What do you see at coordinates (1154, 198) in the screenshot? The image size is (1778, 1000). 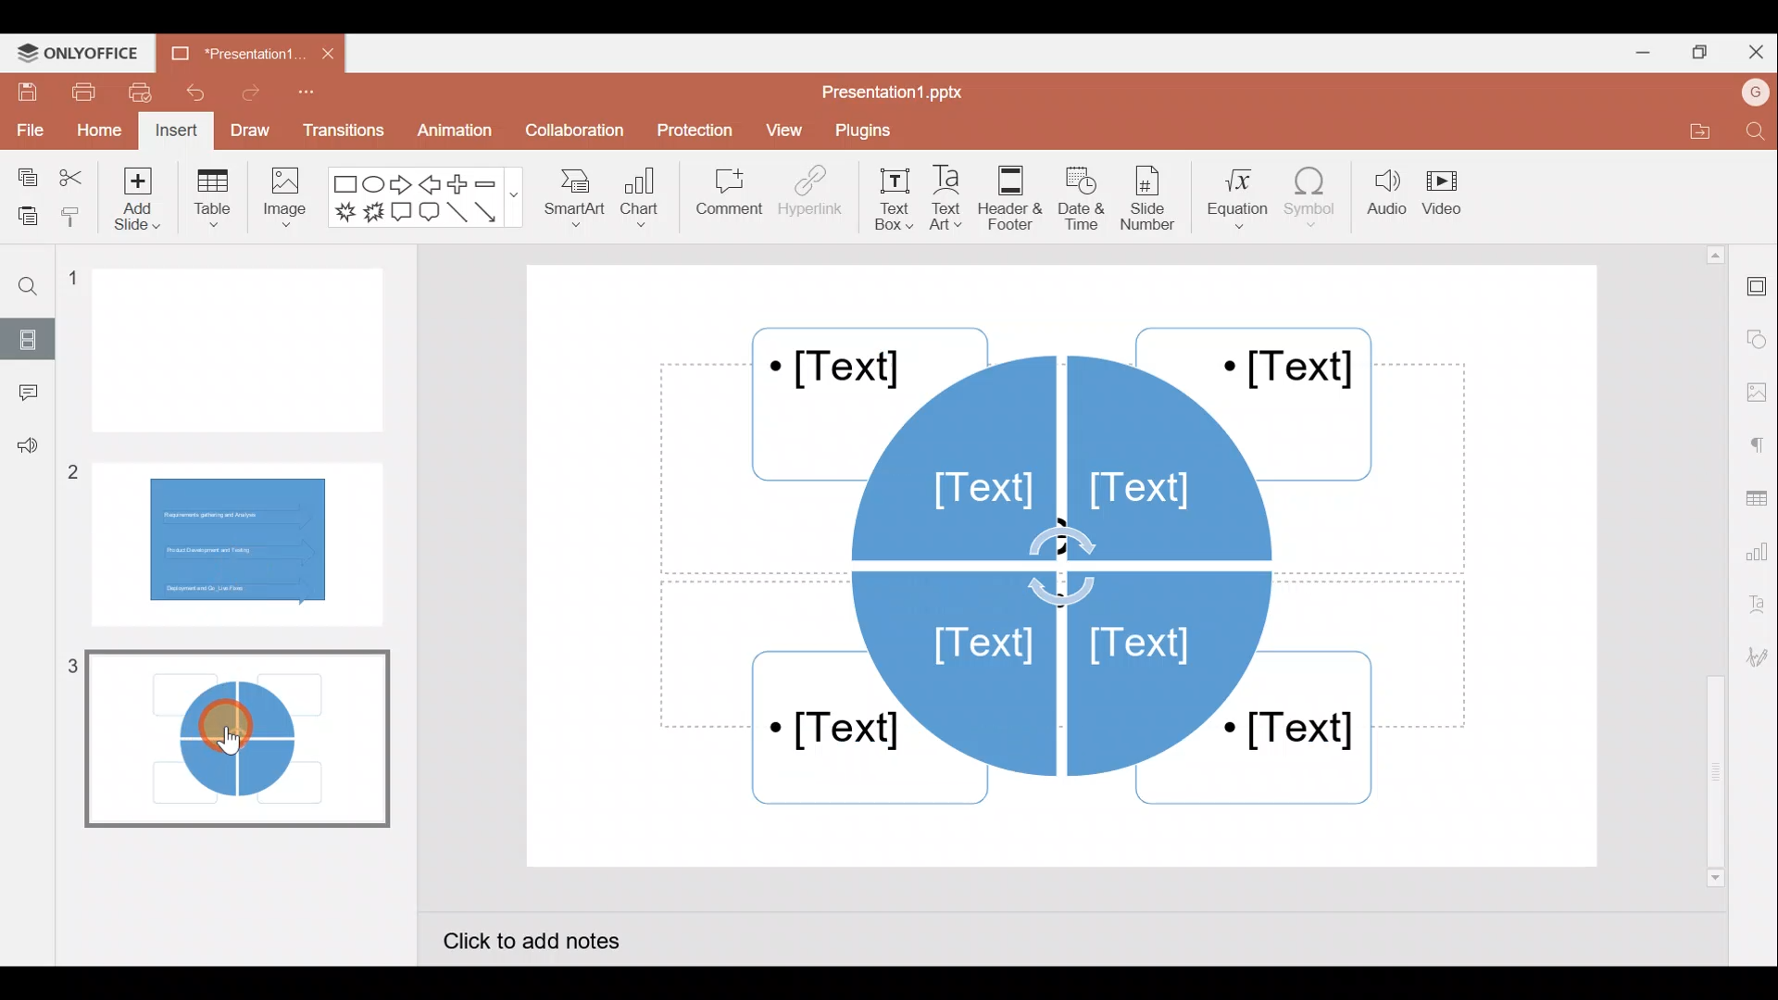 I see `Slide number` at bounding box center [1154, 198].